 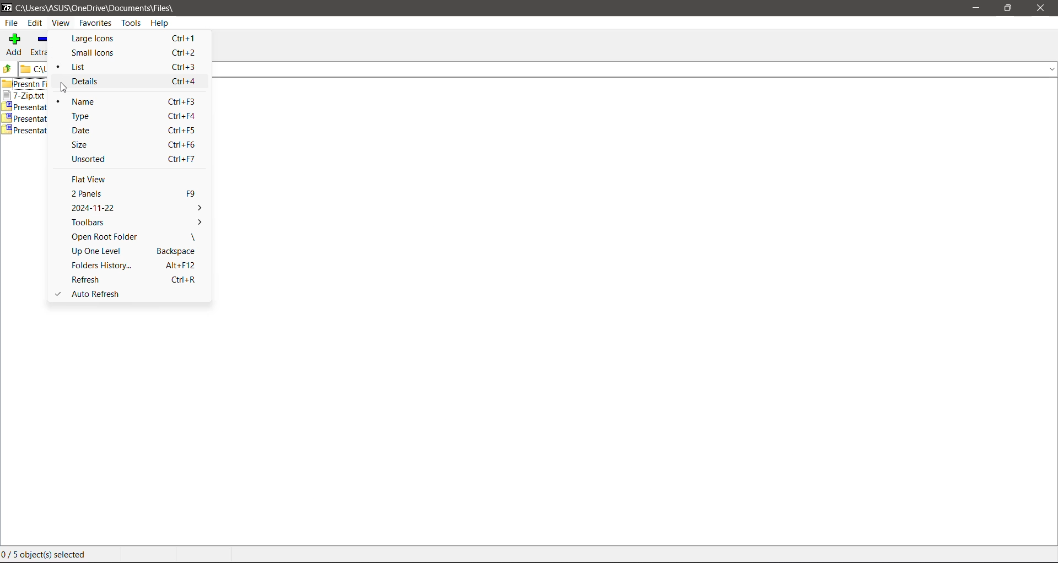 I want to click on 7-Zip.txt, so click(x=29, y=96).